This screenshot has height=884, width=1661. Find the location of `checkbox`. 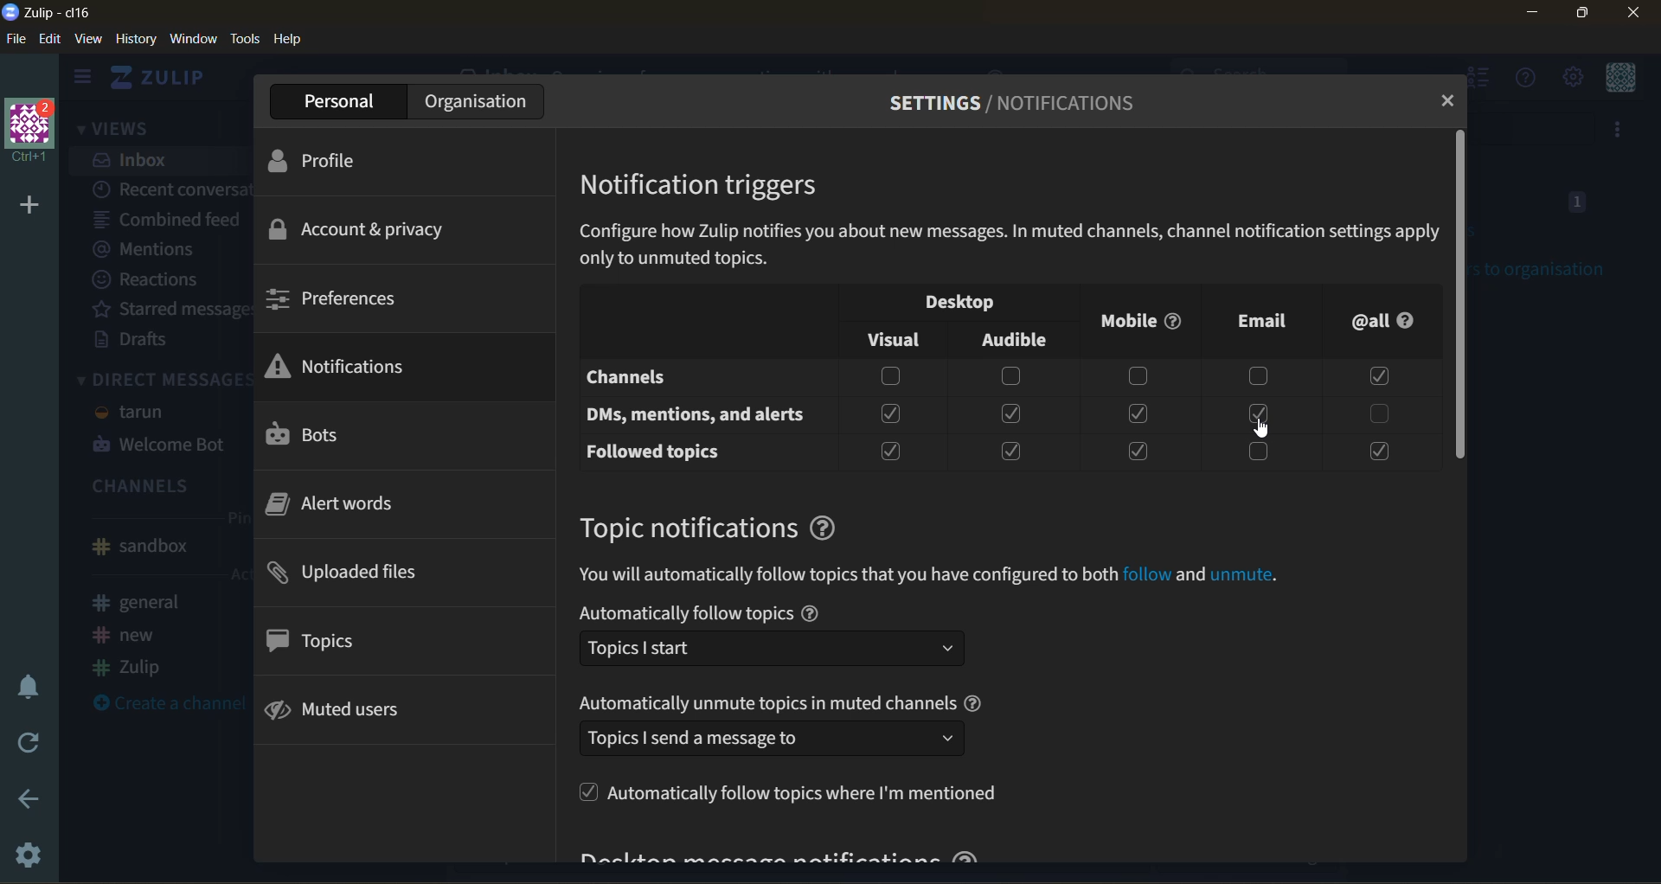

checkbox is located at coordinates (886, 453).